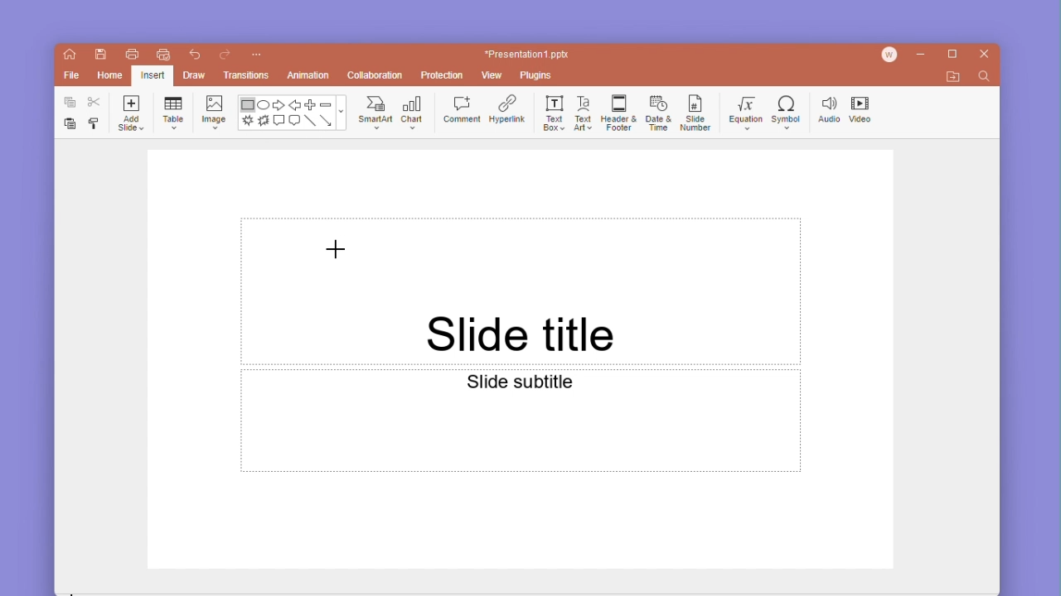  What do you see at coordinates (551, 112) in the screenshot?
I see `text box` at bounding box center [551, 112].